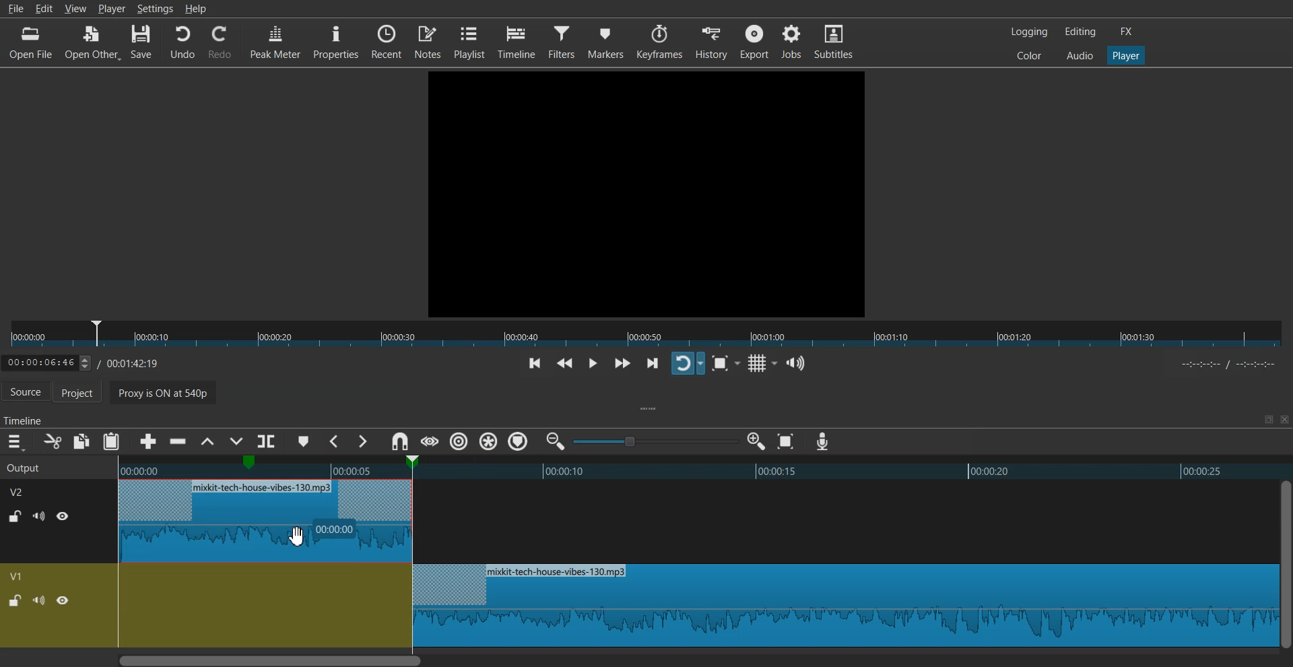 This screenshot has height=667, width=1293. What do you see at coordinates (489, 442) in the screenshot?
I see `Ripple all markers` at bounding box center [489, 442].